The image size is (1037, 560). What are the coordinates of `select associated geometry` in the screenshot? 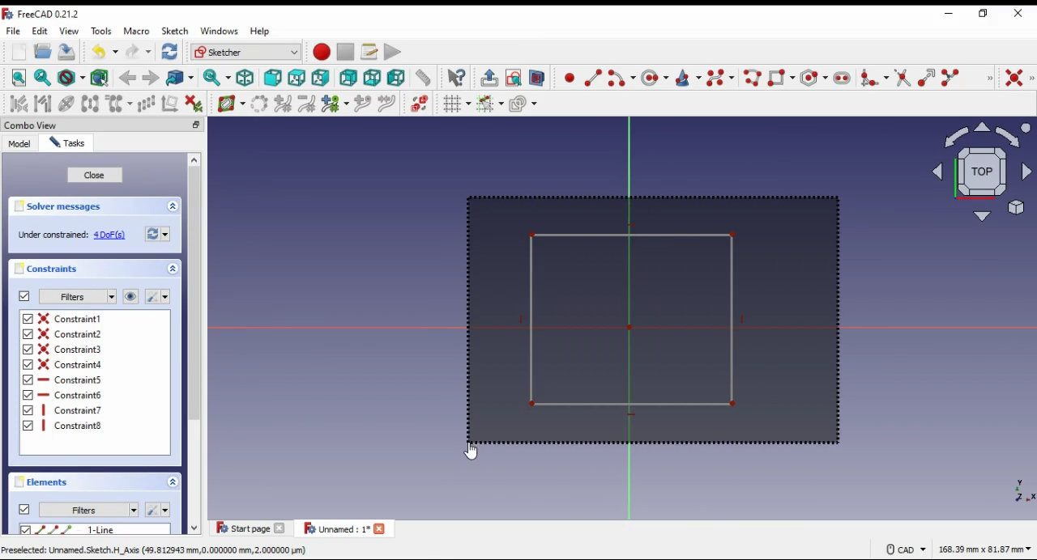 It's located at (43, 104).